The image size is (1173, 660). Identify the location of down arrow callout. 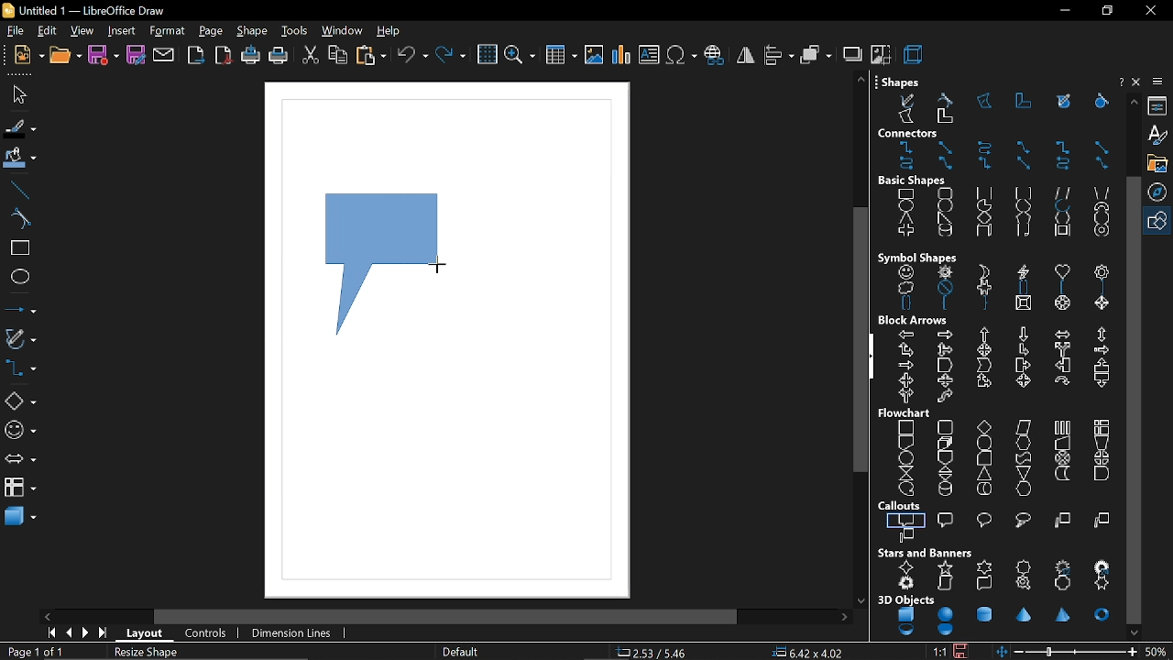
(1100, 382).